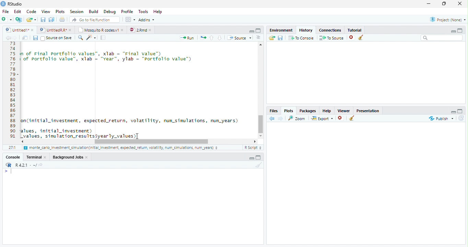 This screenshot has width=468, height=247. What do you see at coordinates (220, 38) in the screenshot?
I see `Go to next section of code` at bounding box center [220, 38].